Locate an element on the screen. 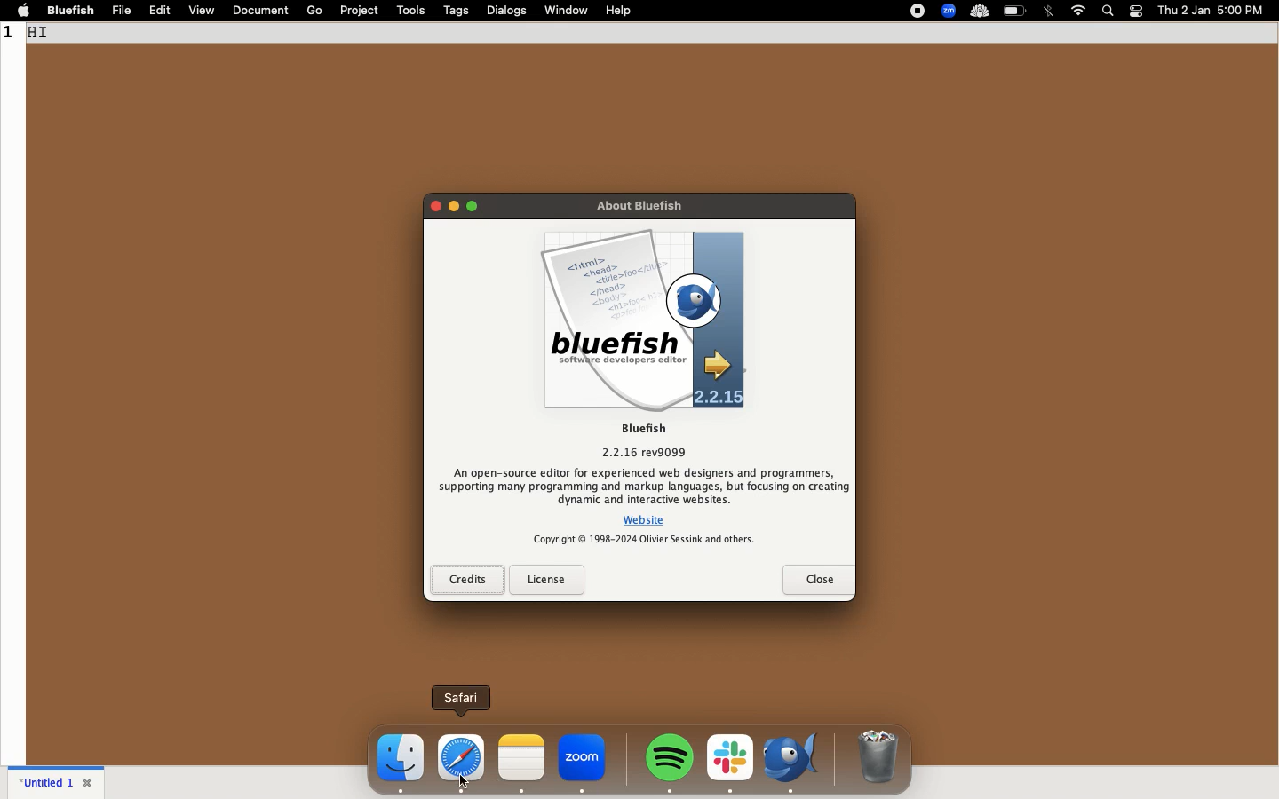 This screenshot has height=799, width=1279. edit is located at coordinates (162, 11).